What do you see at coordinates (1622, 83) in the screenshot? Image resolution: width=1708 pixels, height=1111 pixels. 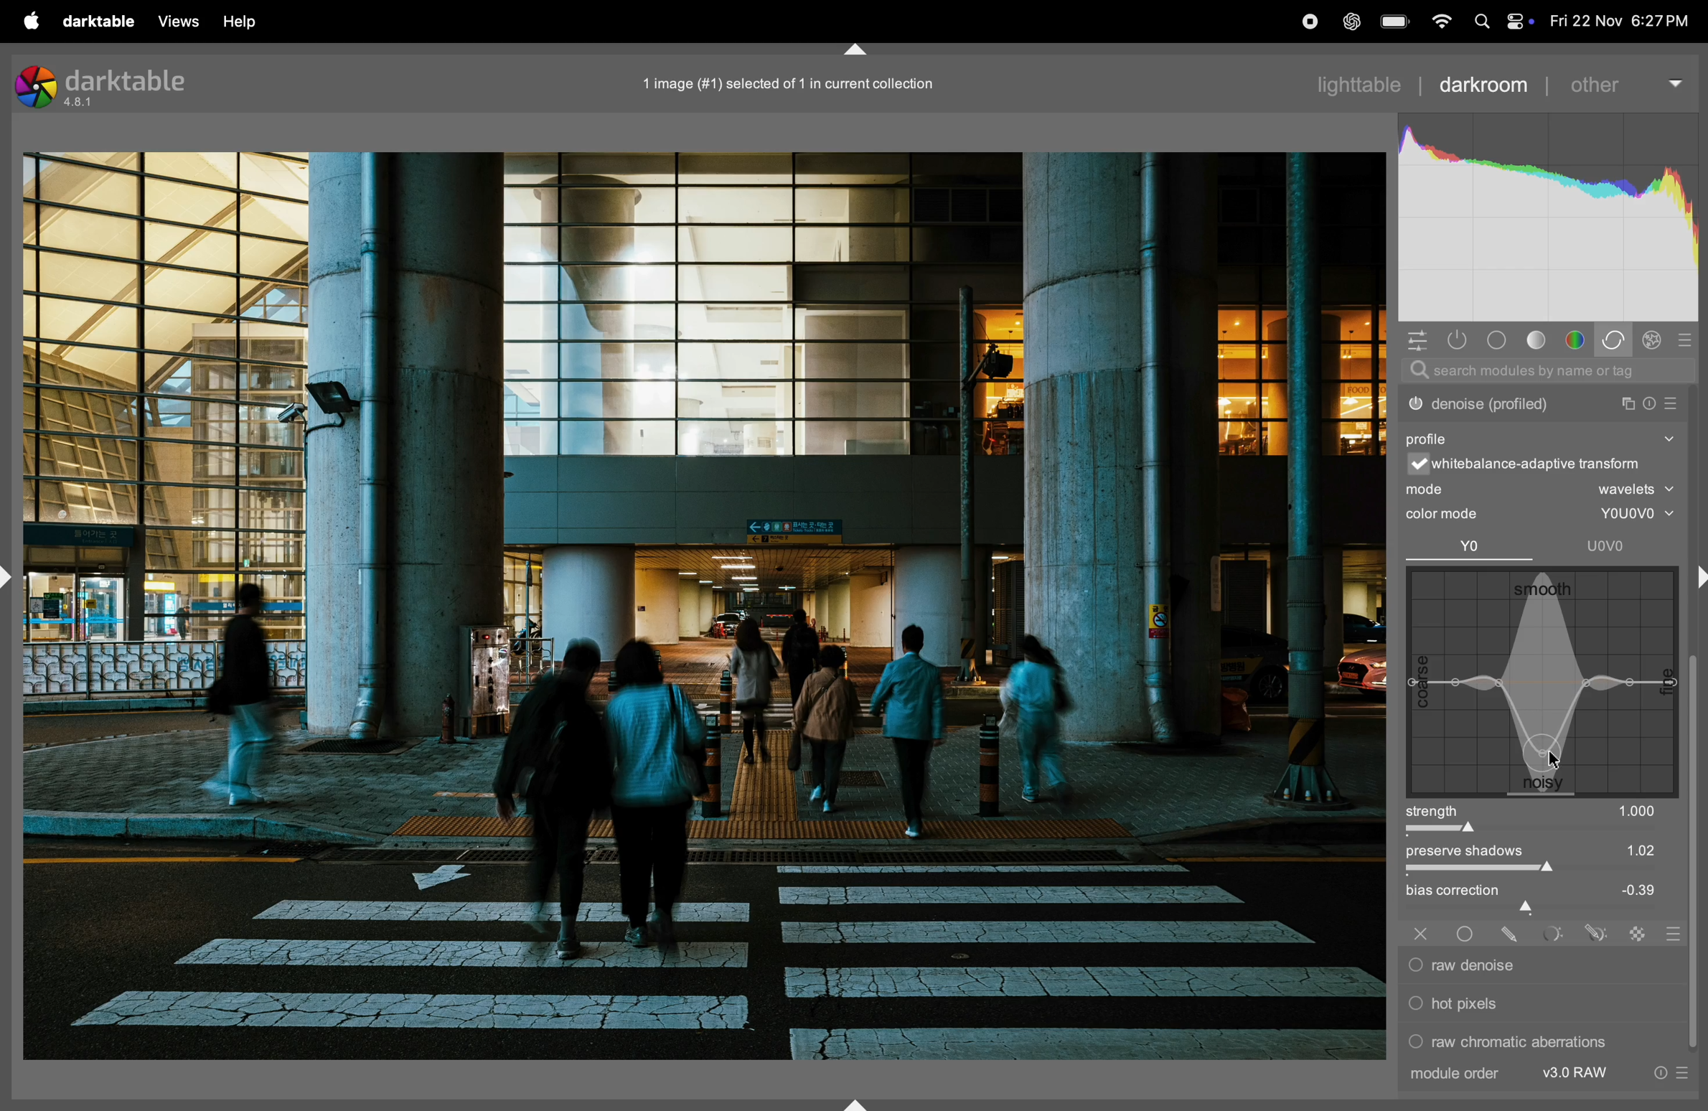 I see `other` at bounding box center [1622, 83].